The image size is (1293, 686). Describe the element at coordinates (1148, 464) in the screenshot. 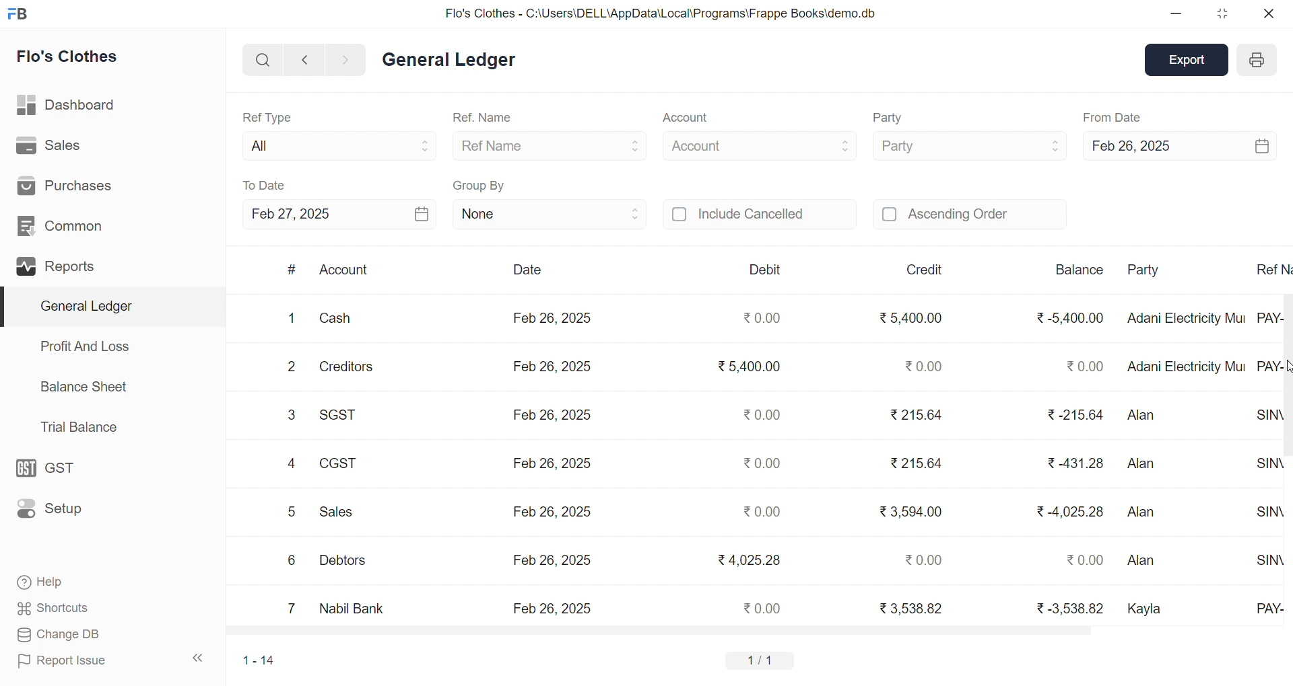

I see `Alan` at that location.